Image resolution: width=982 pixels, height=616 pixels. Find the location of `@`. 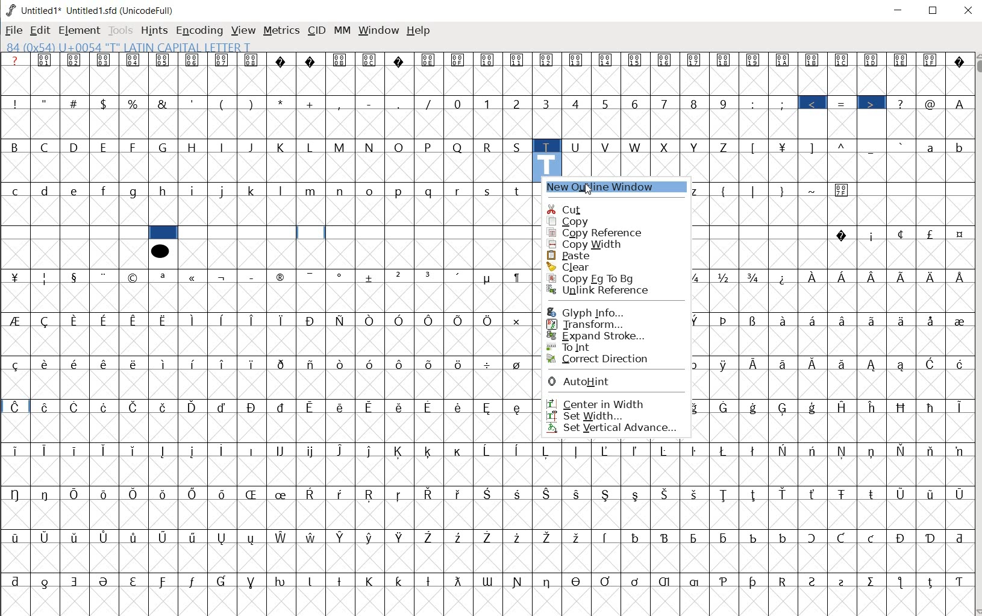

@ is located at coordinates (932, 104).